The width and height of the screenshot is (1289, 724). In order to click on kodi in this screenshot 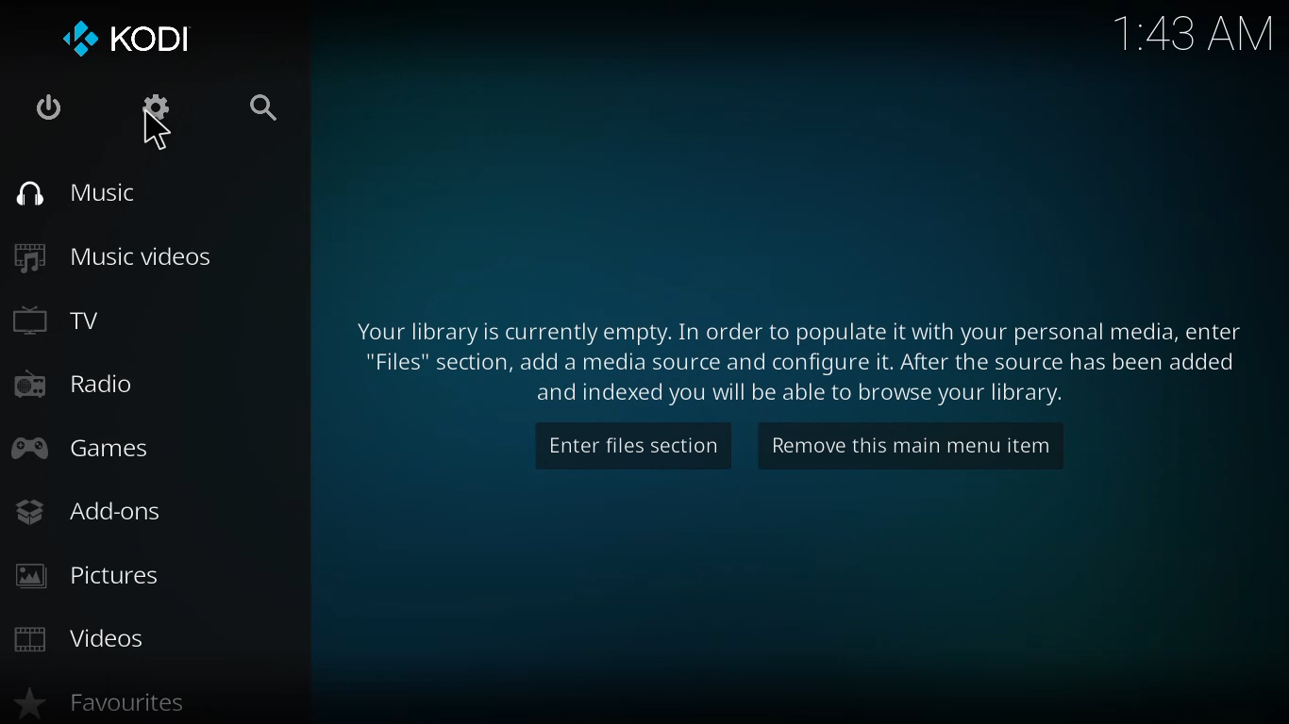, I will do `click(126, 38)`.